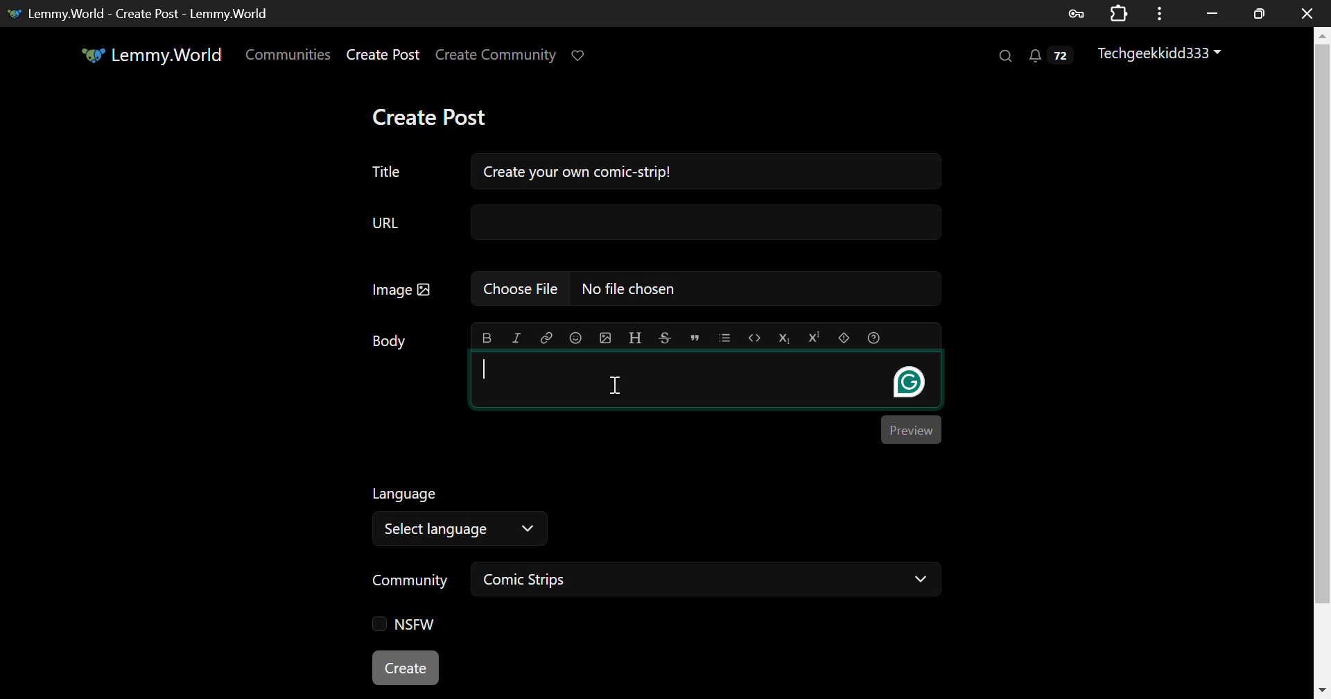 Image resolution: width=1331 pixels, height=699 pixels. What do you see at coordinates (724, 336) in the screenshot?
I see `List` at bounding box center [724, 336].